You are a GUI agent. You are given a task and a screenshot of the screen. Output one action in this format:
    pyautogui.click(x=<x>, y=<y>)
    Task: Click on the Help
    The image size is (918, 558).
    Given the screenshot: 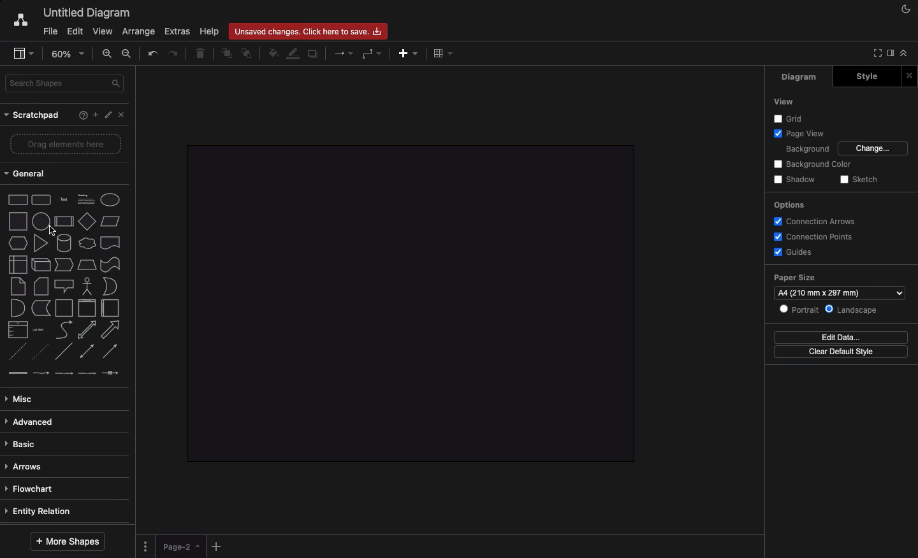 What is the action you would take?
    pyautogui.click(x=211, y=32)
    